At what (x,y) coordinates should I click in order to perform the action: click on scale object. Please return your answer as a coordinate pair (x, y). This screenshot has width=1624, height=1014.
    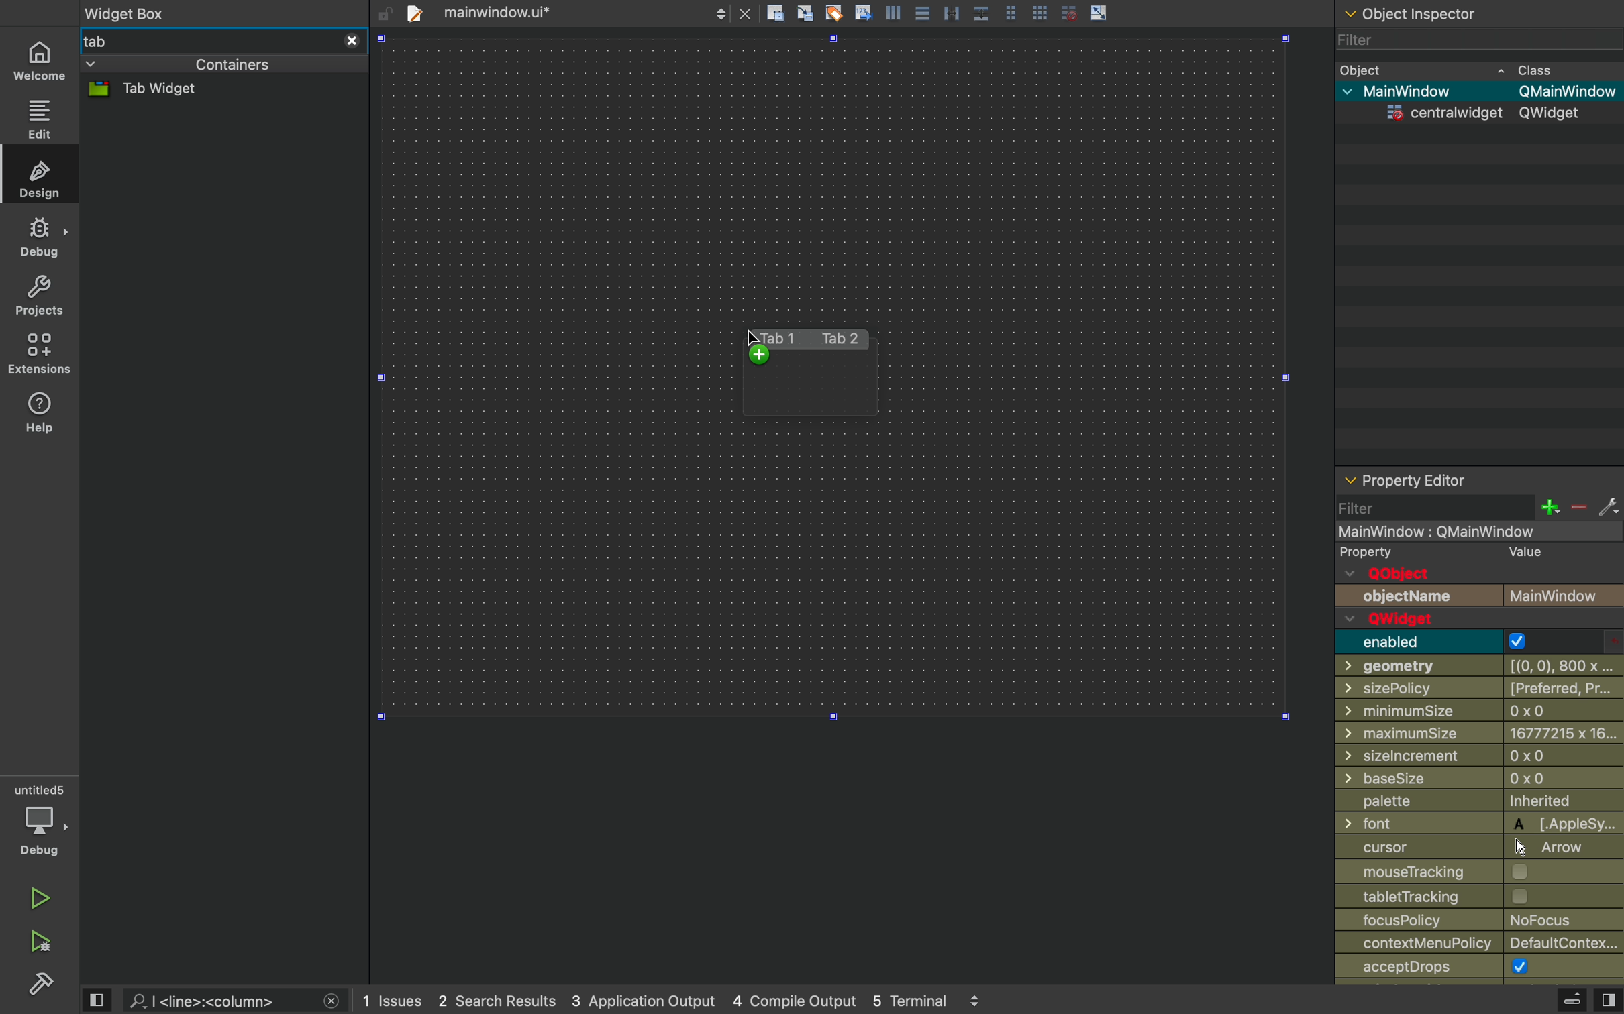
    Looking at the image, I should click on (1099, 12).